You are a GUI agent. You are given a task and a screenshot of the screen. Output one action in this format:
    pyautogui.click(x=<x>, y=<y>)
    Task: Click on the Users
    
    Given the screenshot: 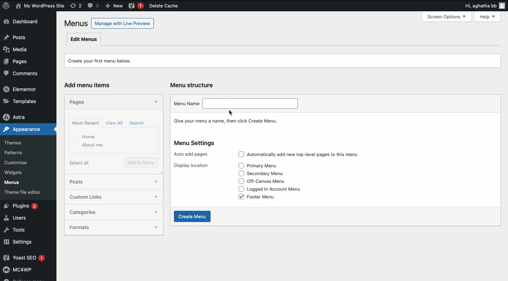 What is the action you would take?
    pyautogui.click(x=20, y=219)
    